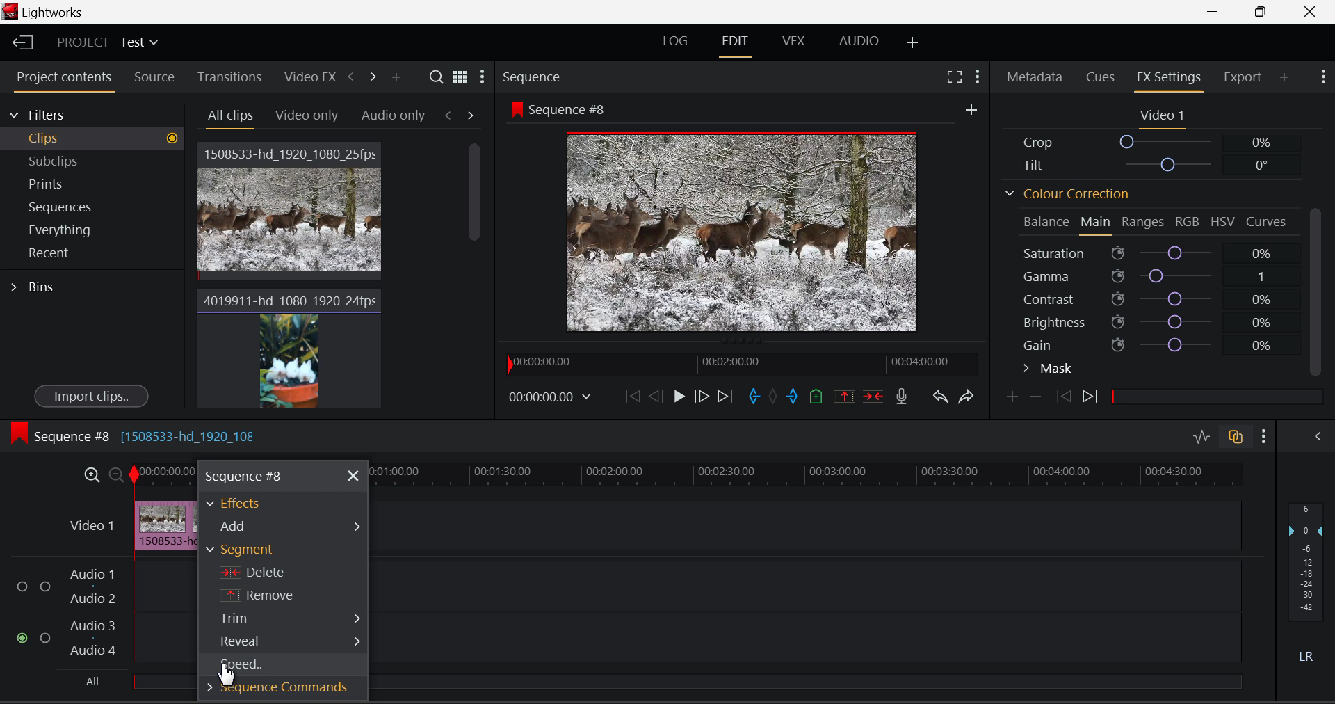  I want to click on Remove marked section, so click(843, 394).